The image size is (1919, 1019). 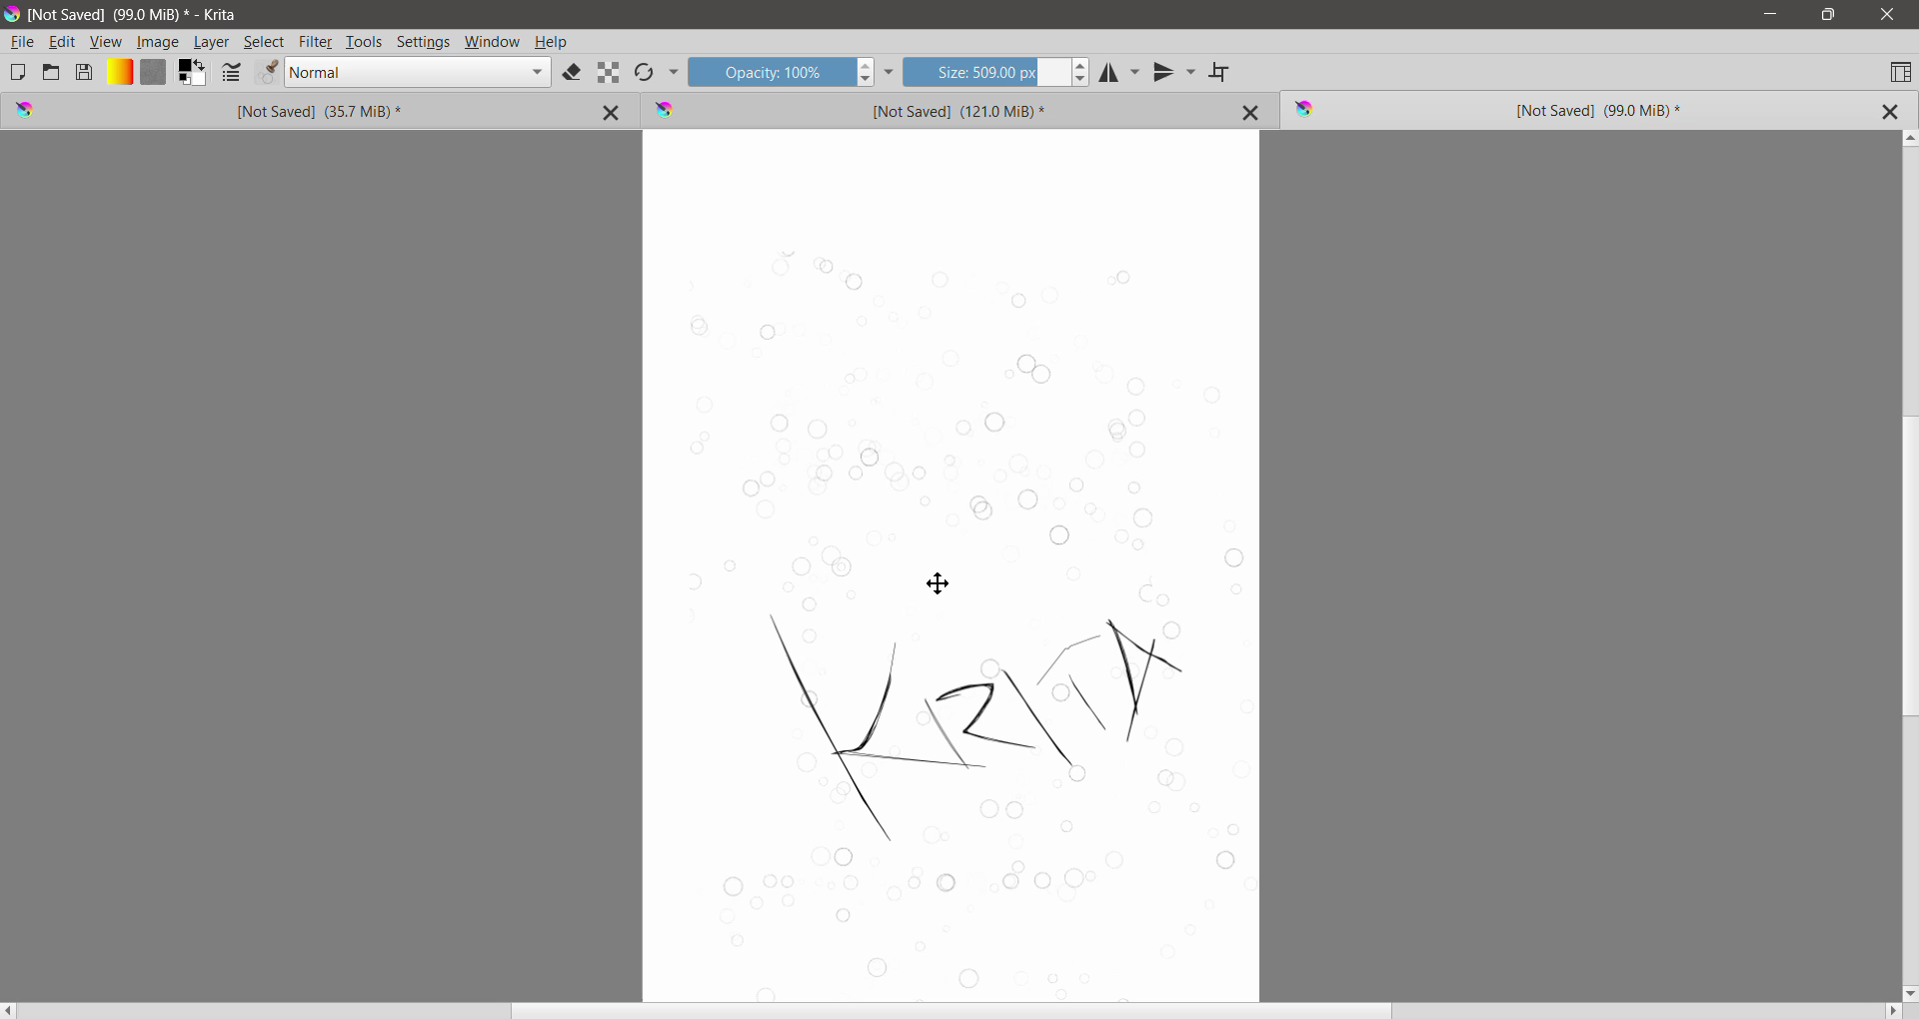 What do you see at coordinates (1888, 15) in the screenshot?
I see `Close` at bounding box center [1888, 15].